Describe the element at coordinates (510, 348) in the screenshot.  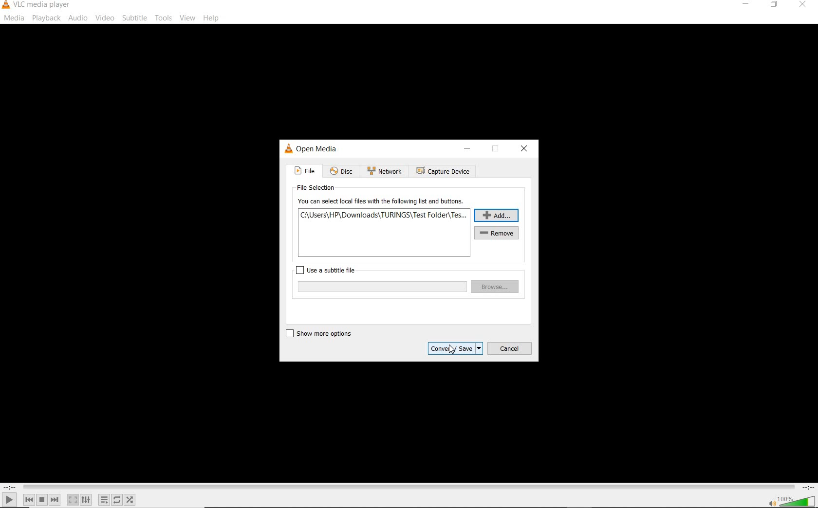
I see `cancel` at that location.